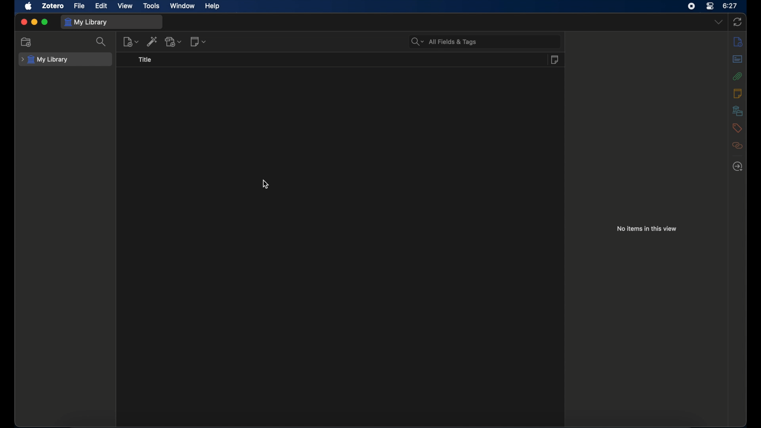 Image resolution: width=761 pixels, height=428 pixels. Describe the element at coordinates (648, 228) in the screenshot. I see `no items in this view` at that location.